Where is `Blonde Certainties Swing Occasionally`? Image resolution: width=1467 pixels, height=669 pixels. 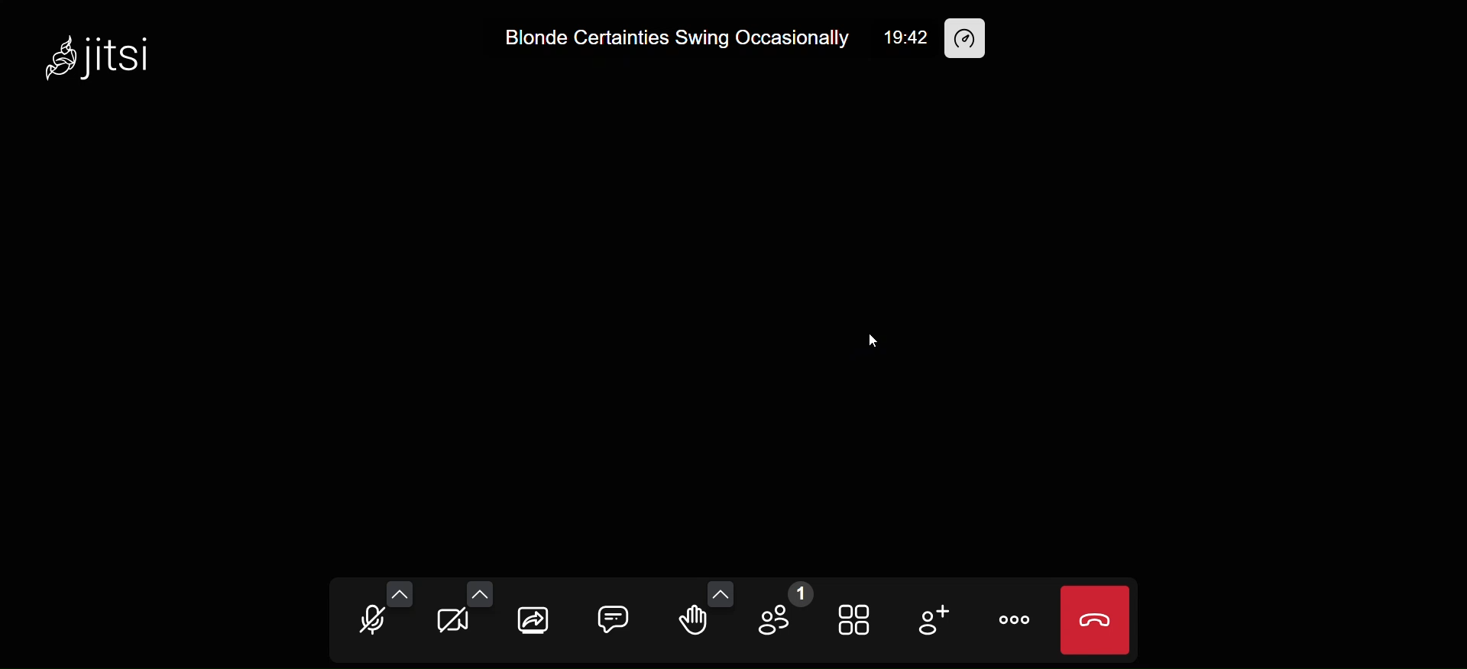 Blonde Certainties Swing Occasionally is located at coordinates (671, 38).